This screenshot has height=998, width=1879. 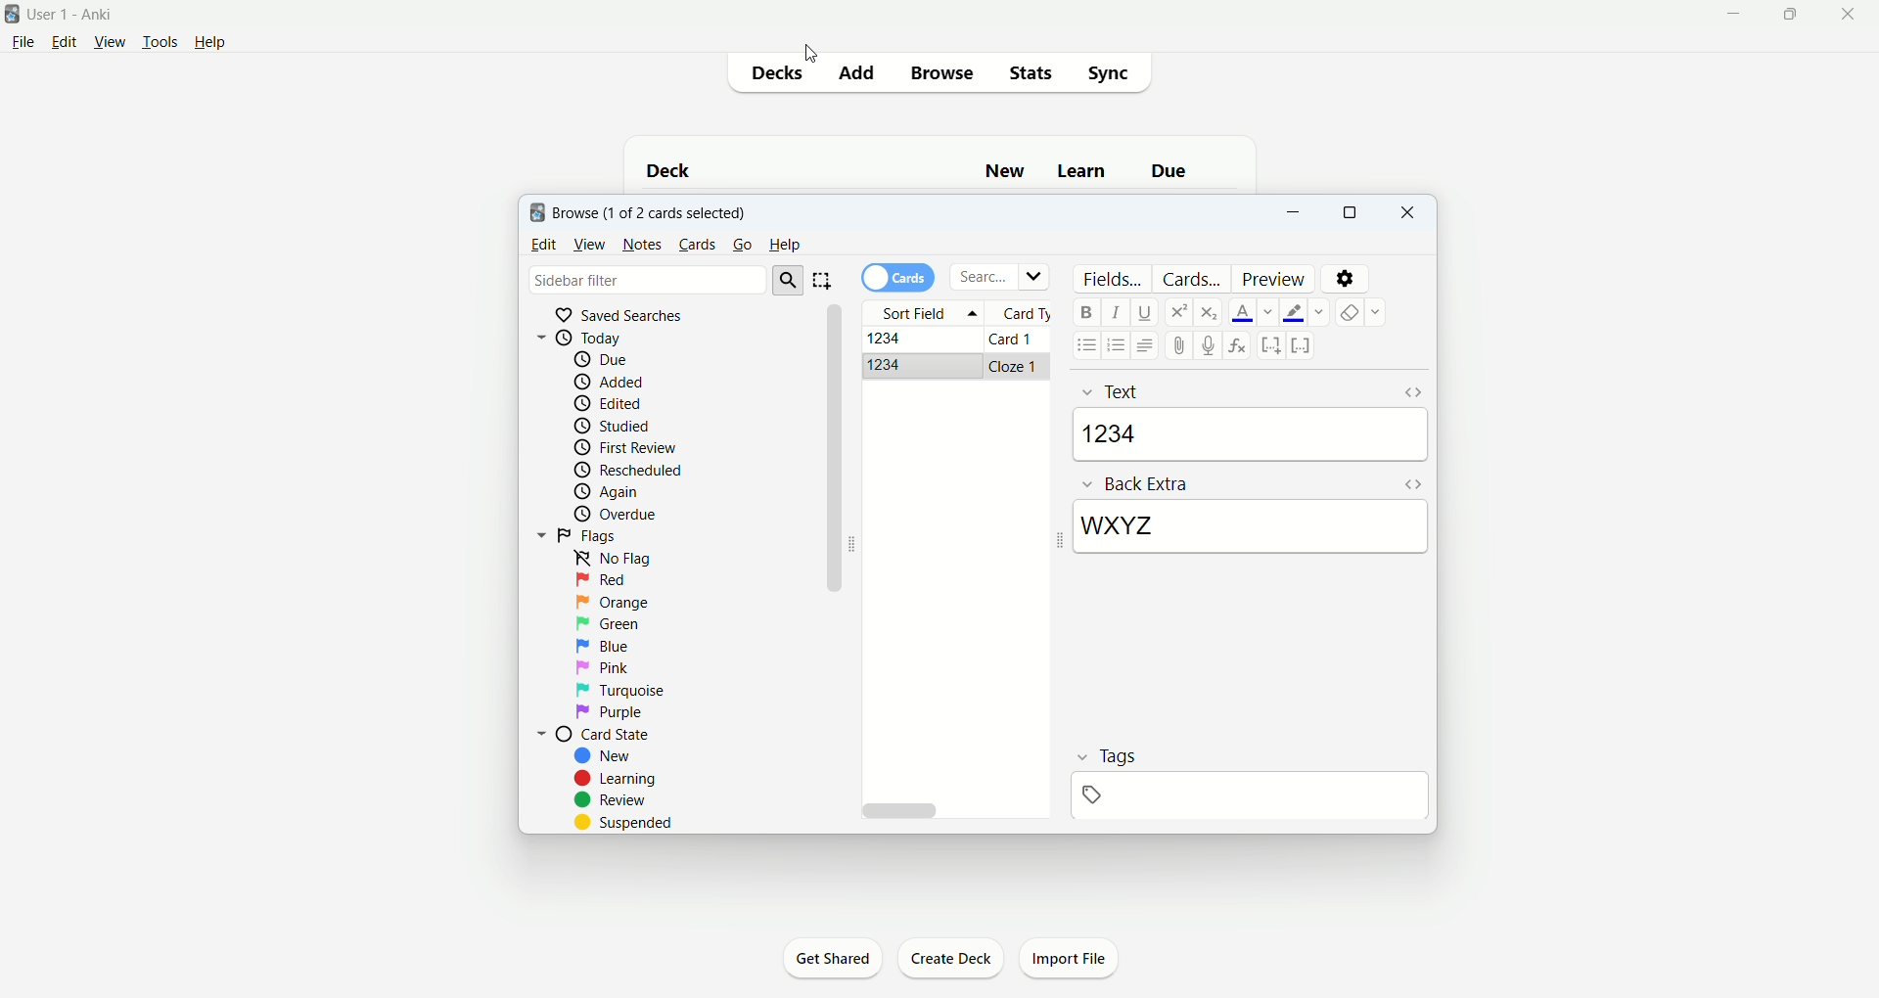 What do you see at coordinates (1117, 344) in the screenshot?
I see `ordered list` at bounding box center [1117, 344].